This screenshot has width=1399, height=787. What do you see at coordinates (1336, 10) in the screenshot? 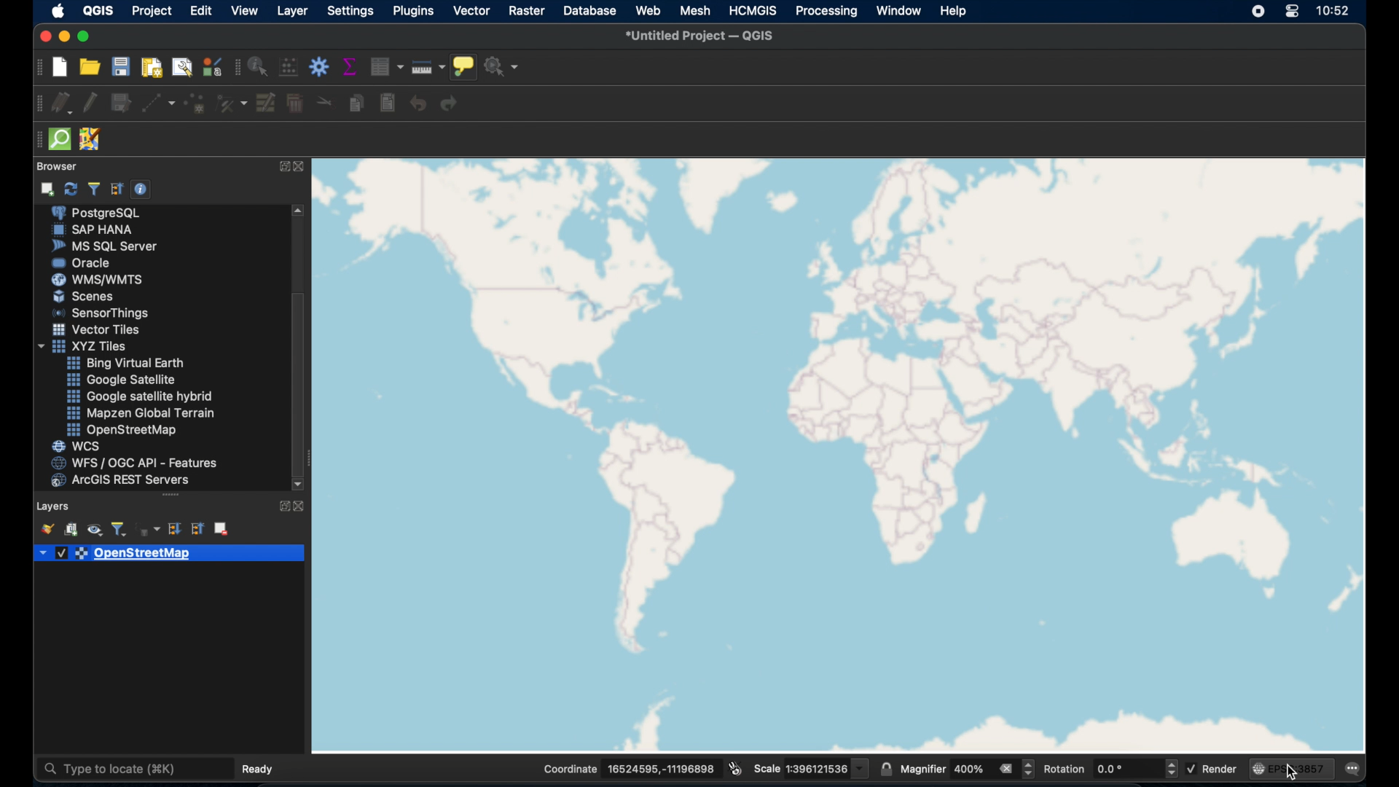
I see `time` at bounding box center [1336, 10].